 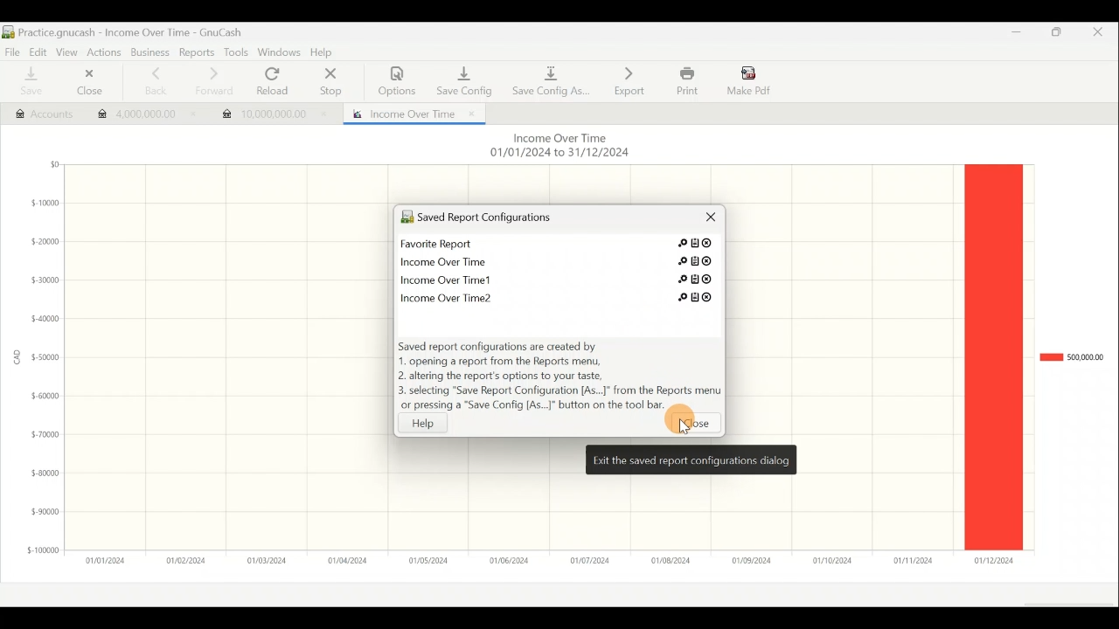 What do you see at coordinates (198, 52) in the screenshot?
I see `Reports` at bounding box center [198, 52].